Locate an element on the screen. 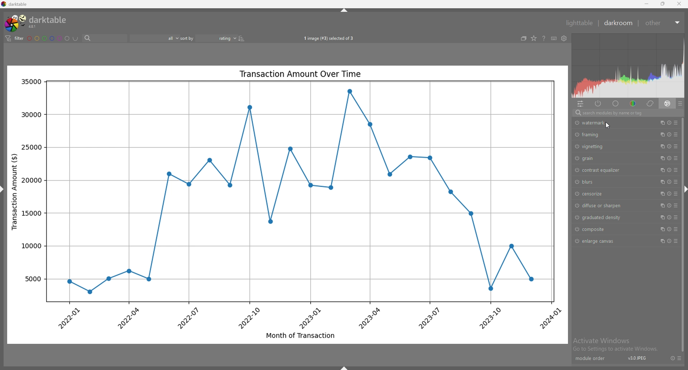  switch off is located at coordinates (577, 217).